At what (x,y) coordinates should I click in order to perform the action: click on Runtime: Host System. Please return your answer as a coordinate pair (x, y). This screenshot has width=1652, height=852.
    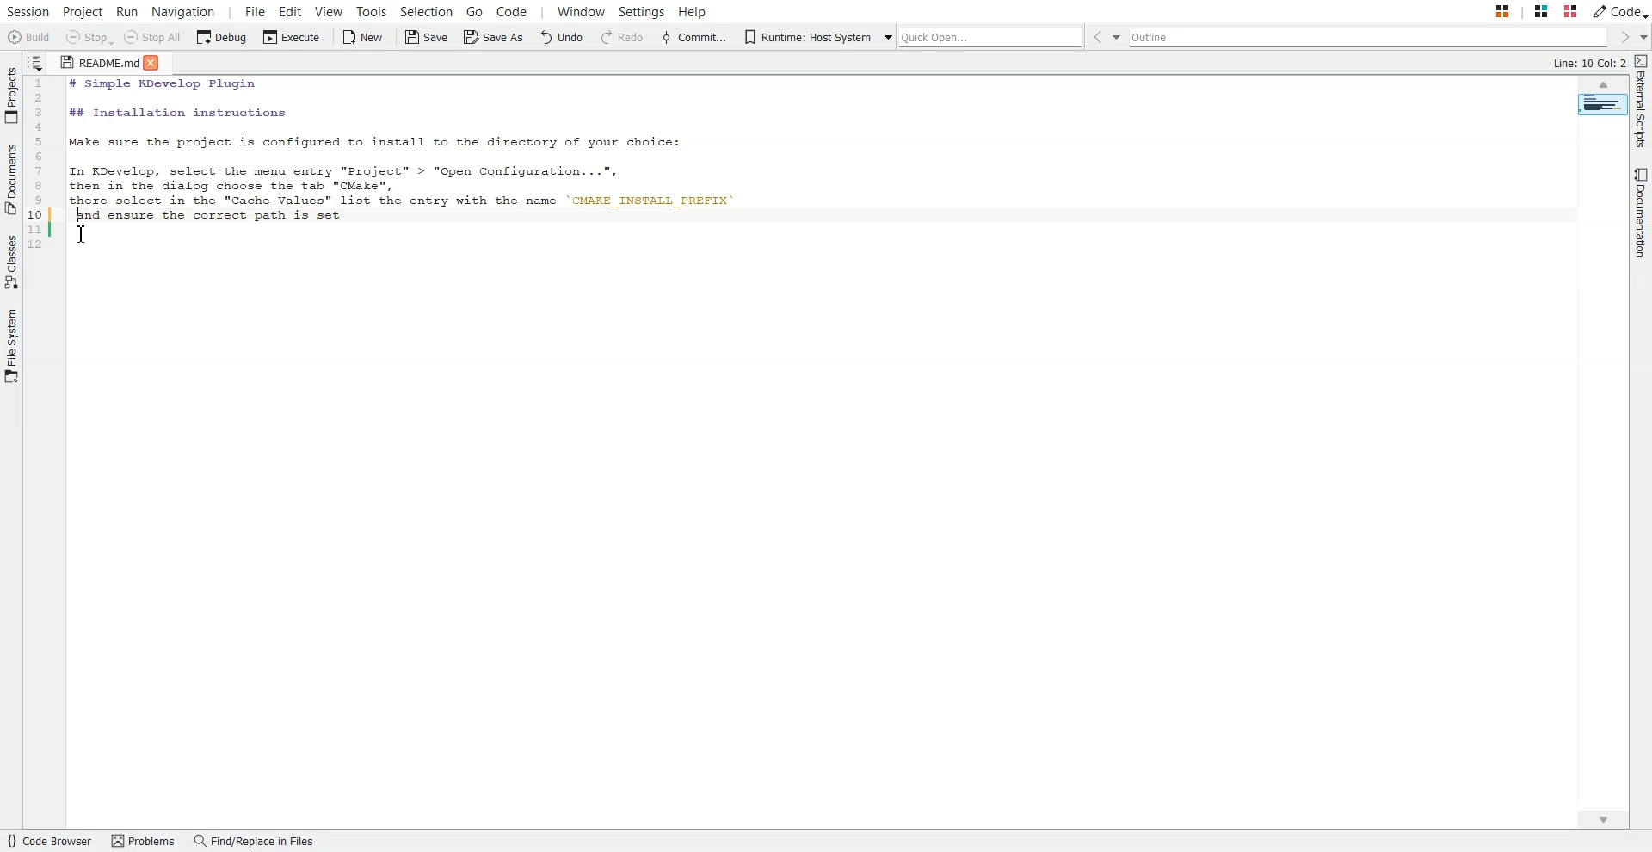
    Looking at the image, I should click on (805, 38).